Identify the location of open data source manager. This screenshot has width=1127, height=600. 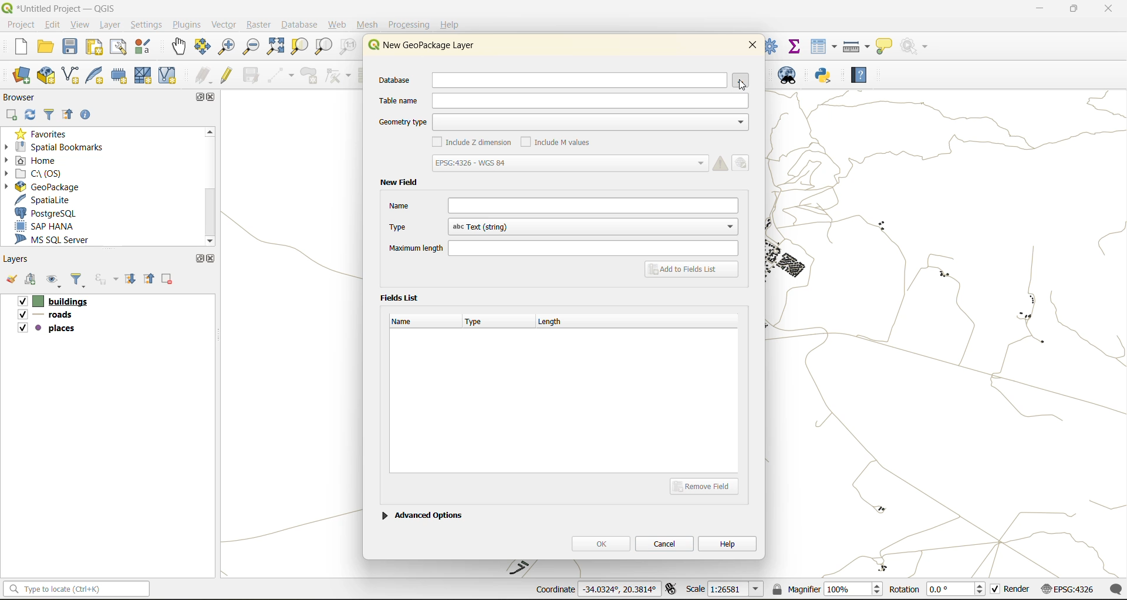
(22, 76).